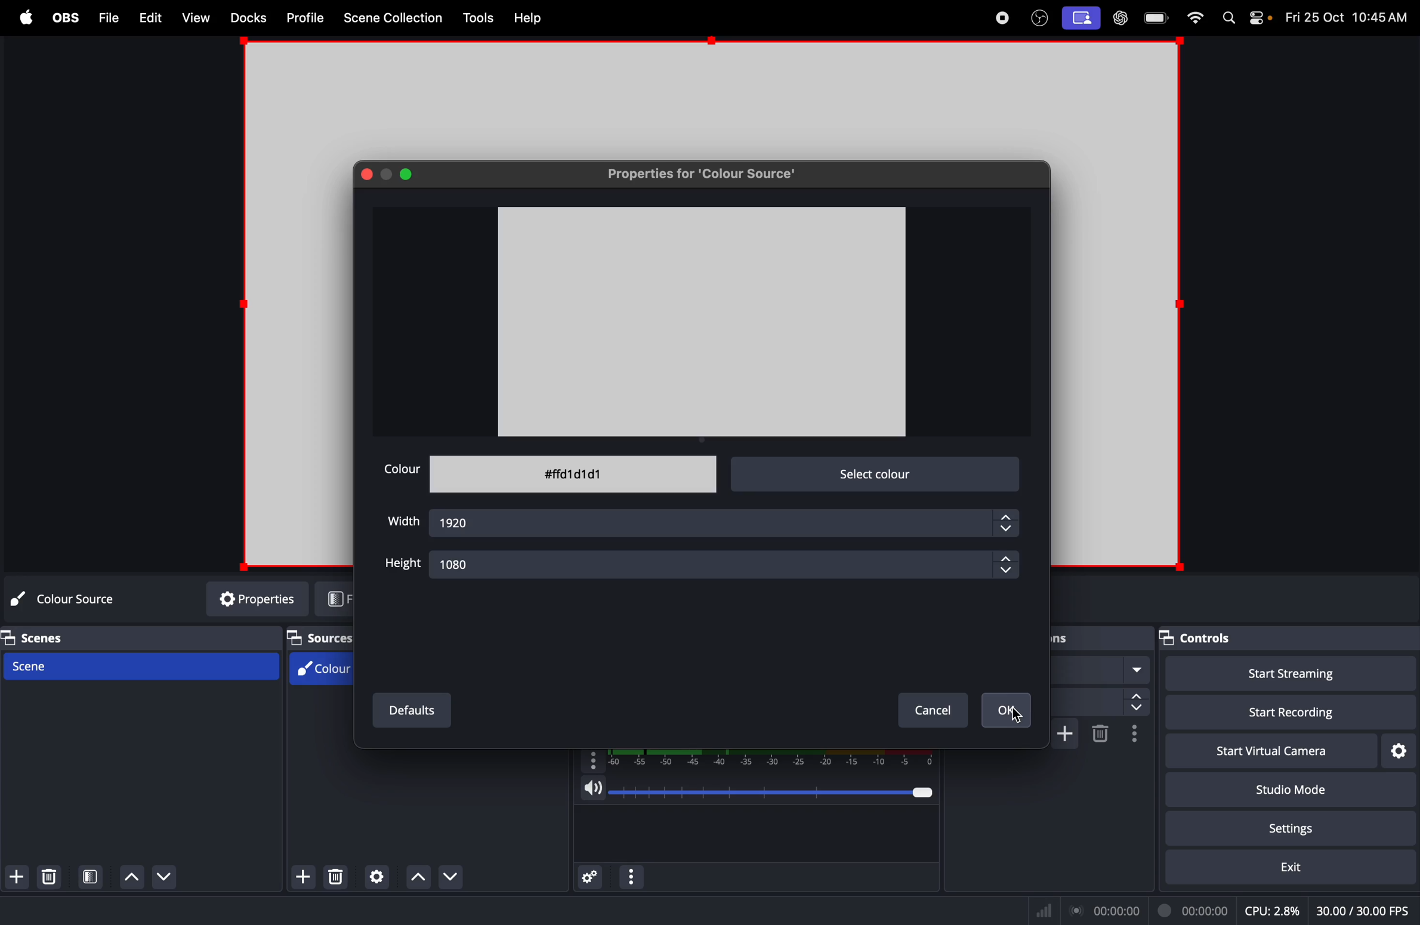 This screenshot has width=1420, height=925. What do you see at coordinates (1275, 909) in the screenshot?
I see `cpu usage` at bounding box center [1275, 909].